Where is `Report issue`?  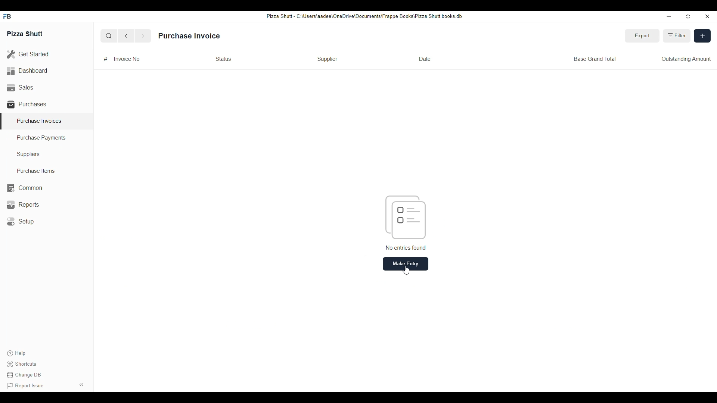
Report issue is located at coordinates (26, 386).